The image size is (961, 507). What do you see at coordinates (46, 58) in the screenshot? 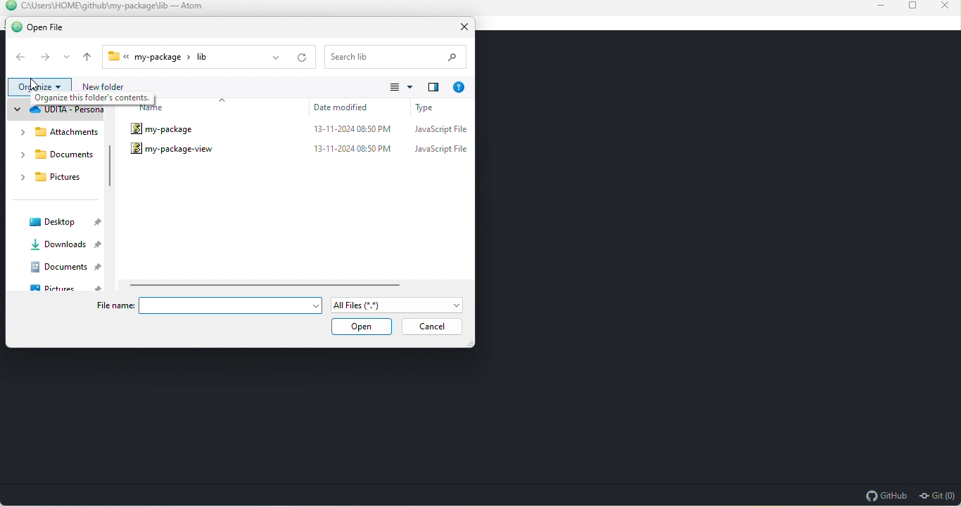
I see `forward` at bounding box center [46, 58].